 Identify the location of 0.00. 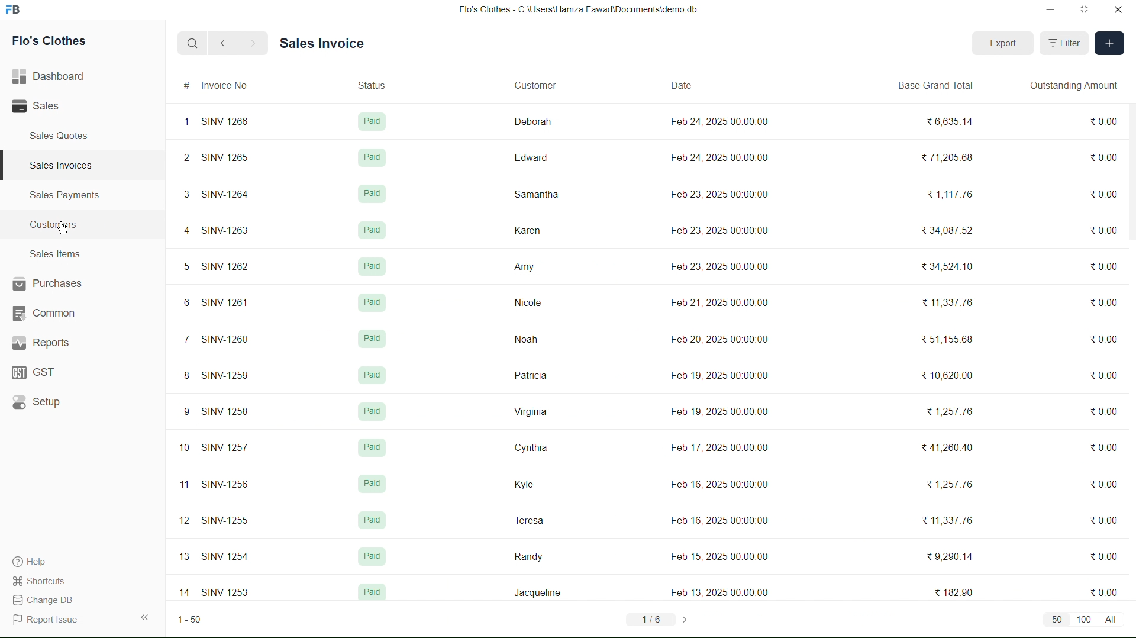
(1108, 589).